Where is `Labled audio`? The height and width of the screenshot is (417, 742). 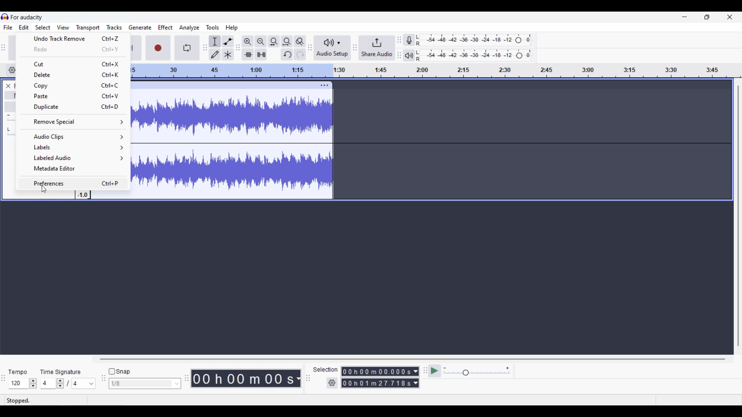 Labled audio is located at coordinates (74, 158).